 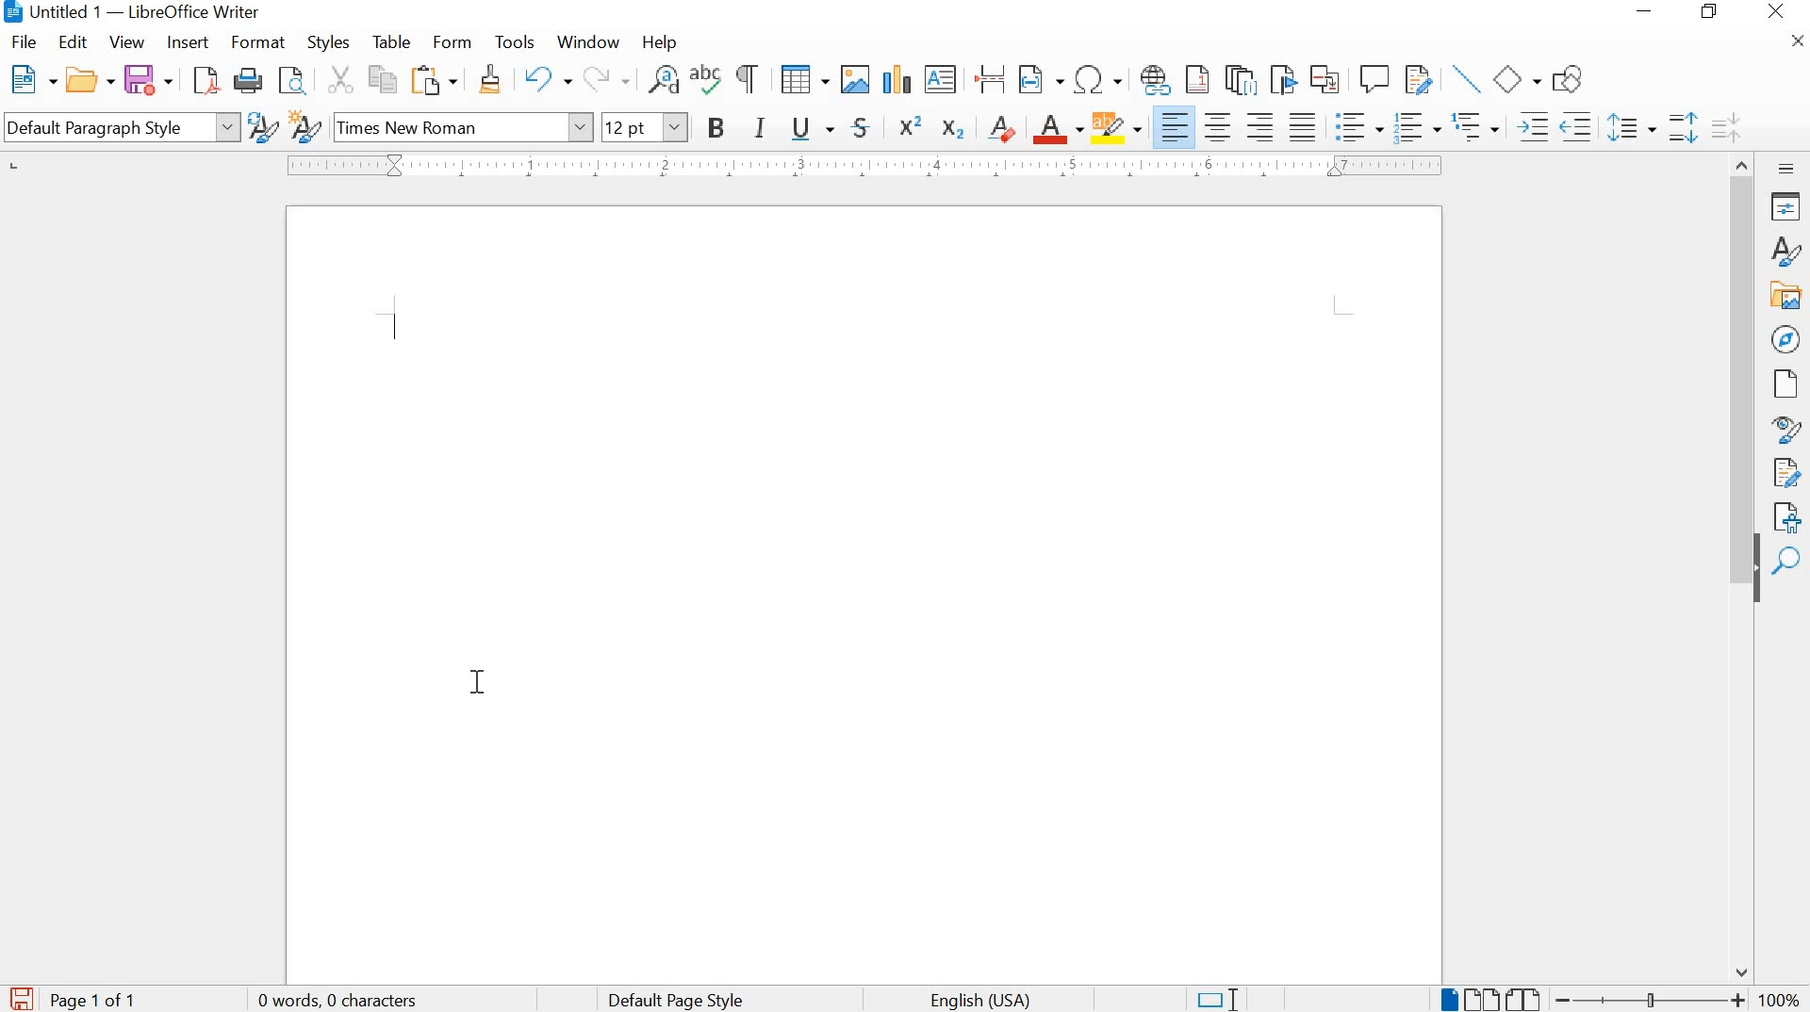 What do you see at coordinates (305, 125) in the screenshot?
I see `NEW STYLE FROM SELECTION` at bounding box center [305, 125].